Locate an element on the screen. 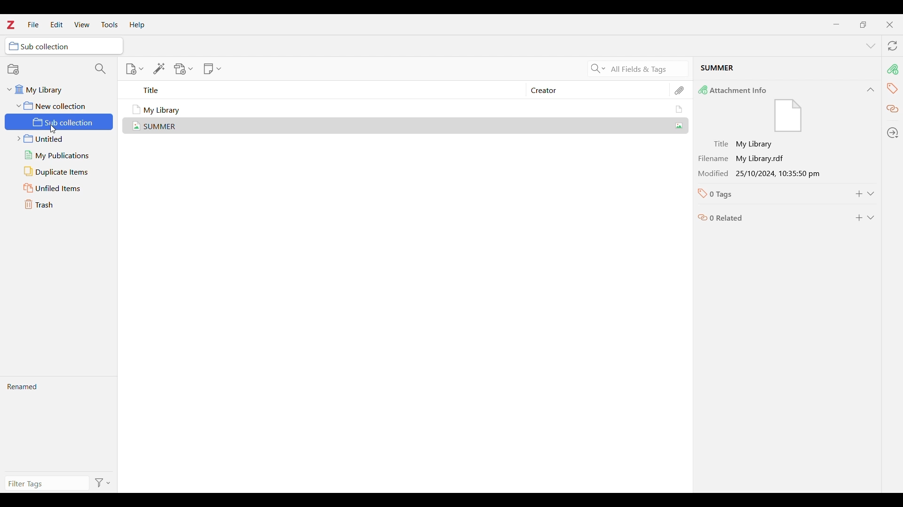  Filename : My library.rdf is located at coordinates (769, 159).